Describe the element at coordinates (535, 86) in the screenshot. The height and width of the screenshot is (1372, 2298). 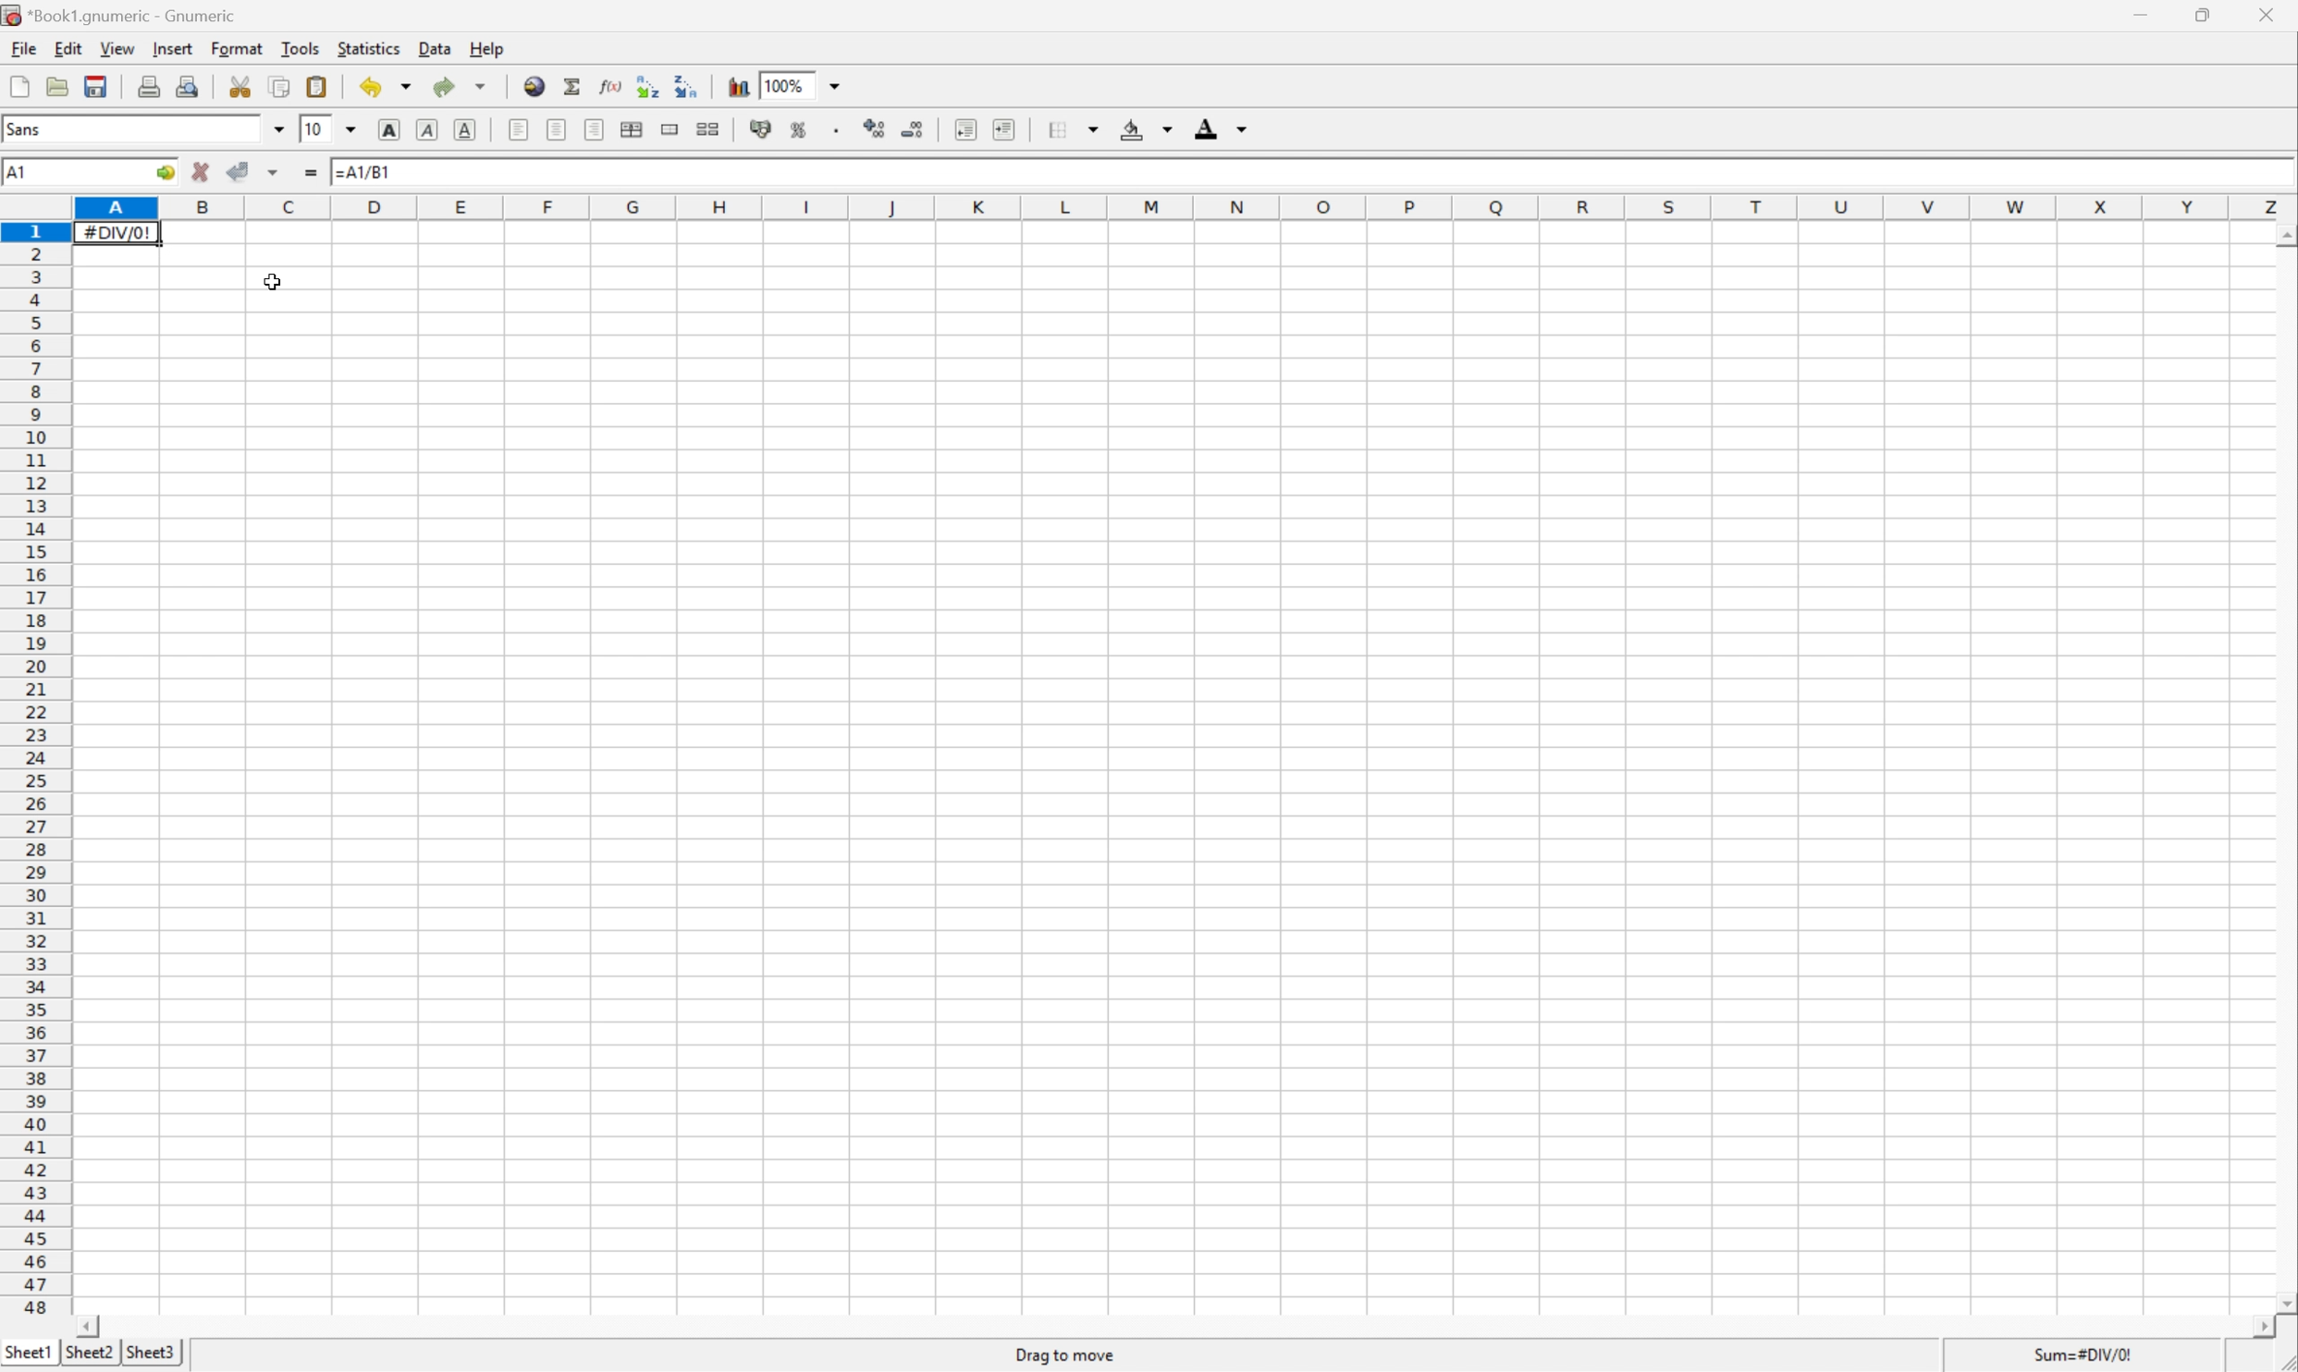
I see `Insert a hyperlink` at that location.